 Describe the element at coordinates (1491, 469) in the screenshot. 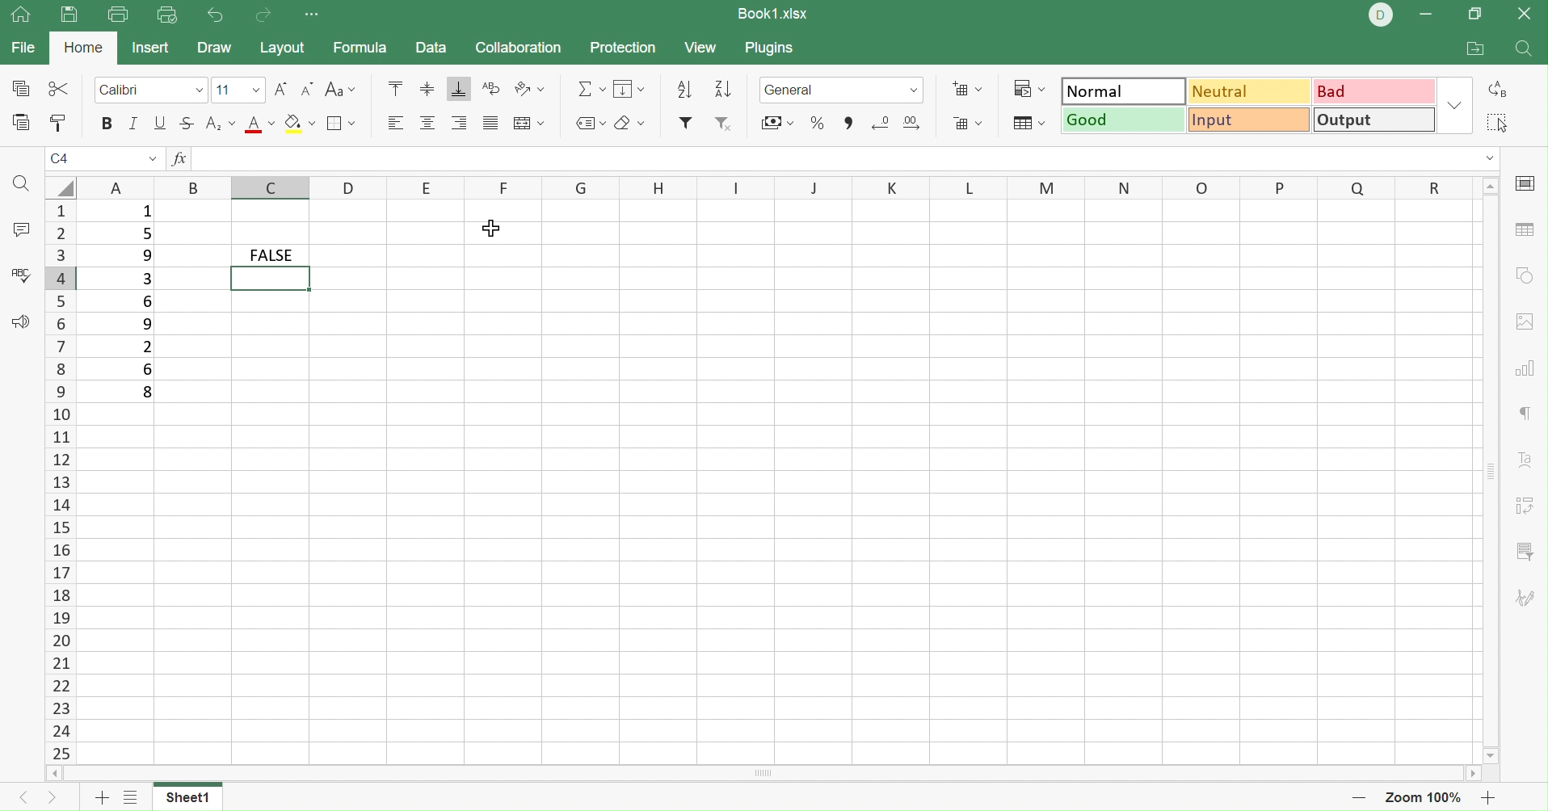

I see `Scroll bar` at that location.